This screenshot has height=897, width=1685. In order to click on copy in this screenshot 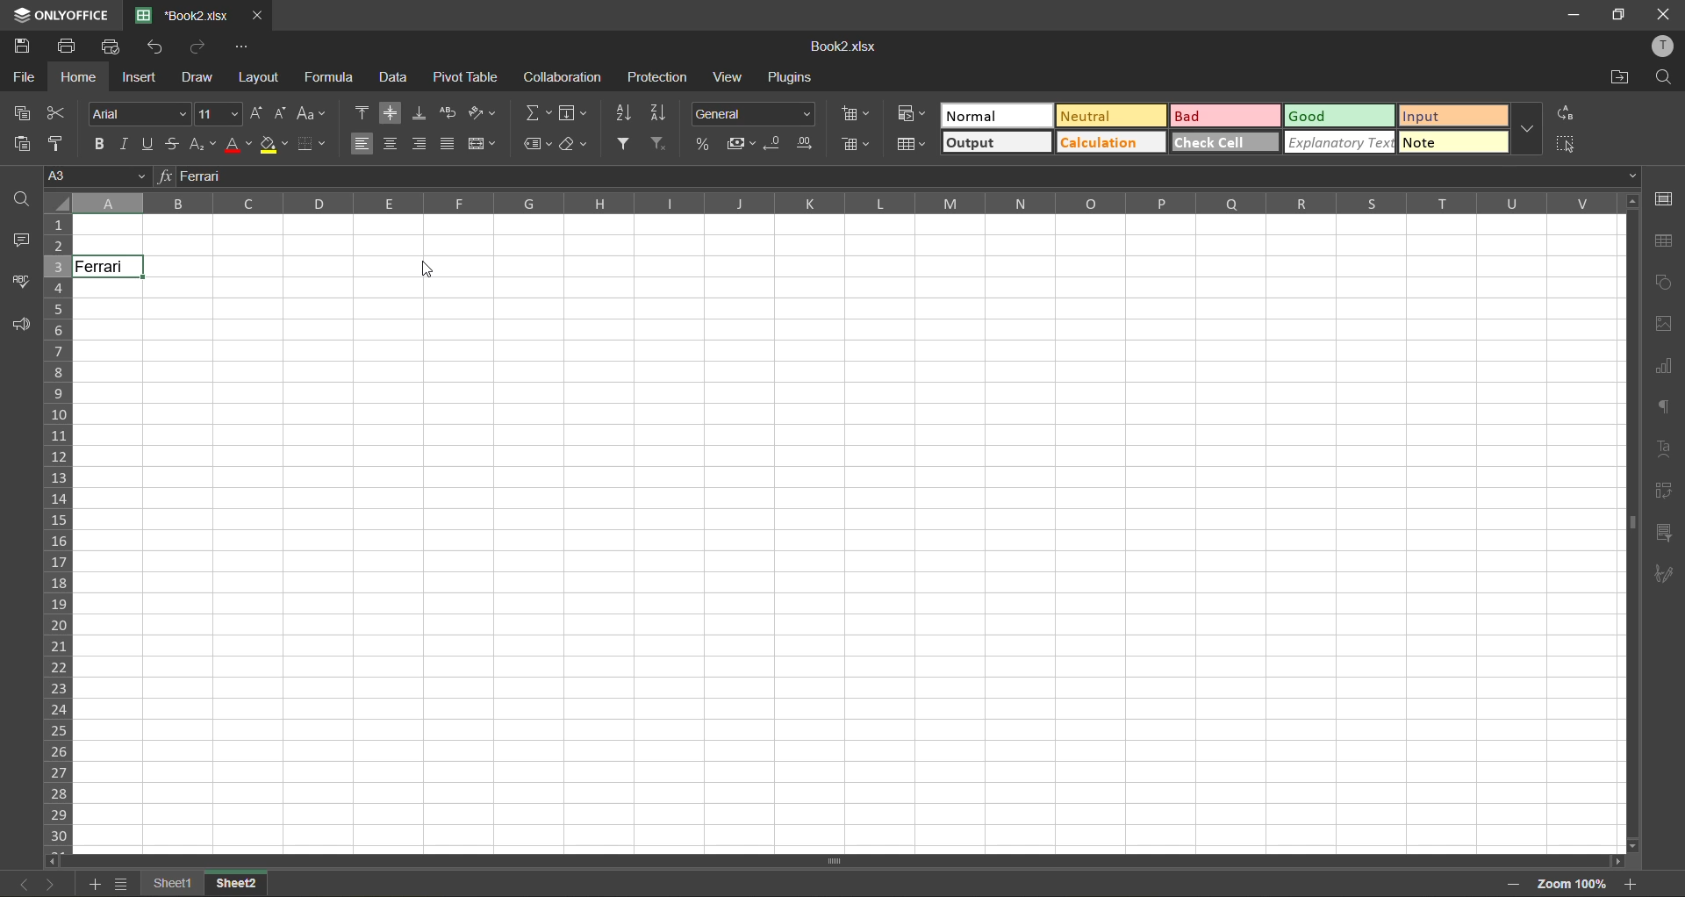, I will do `click(23, 113)`.